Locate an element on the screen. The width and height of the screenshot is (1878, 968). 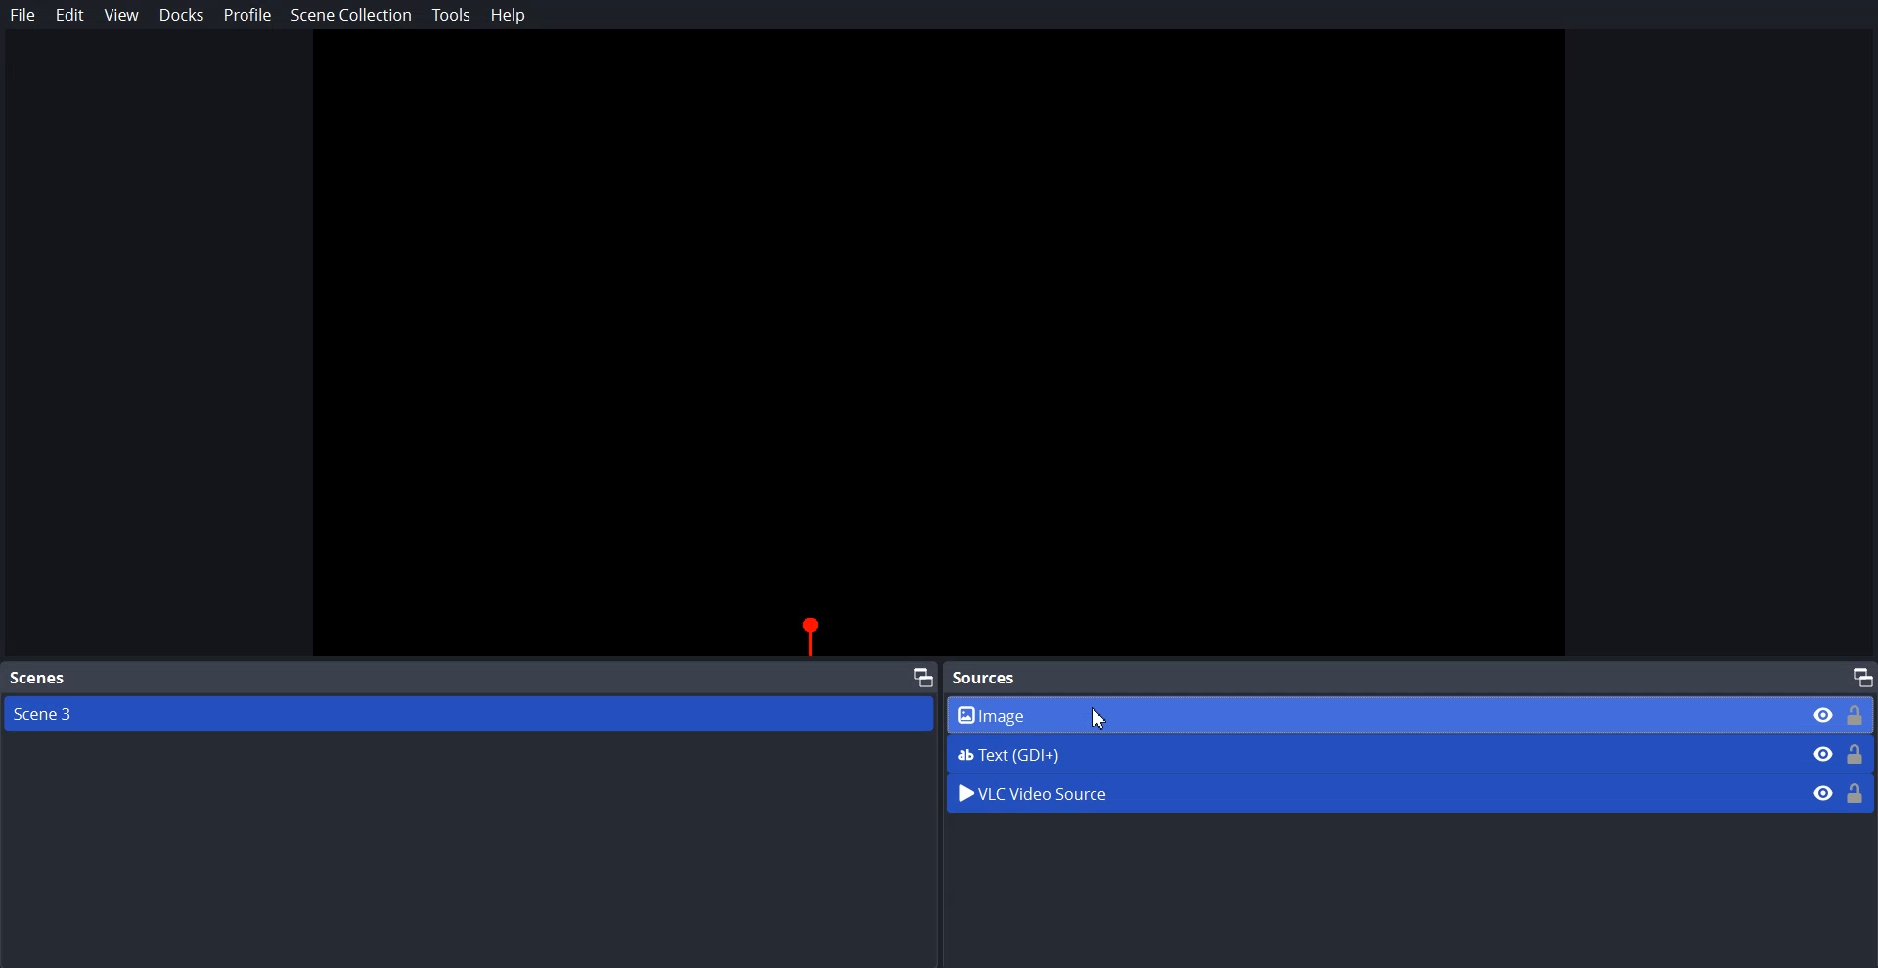
Help is located at coordinates (509, 15).